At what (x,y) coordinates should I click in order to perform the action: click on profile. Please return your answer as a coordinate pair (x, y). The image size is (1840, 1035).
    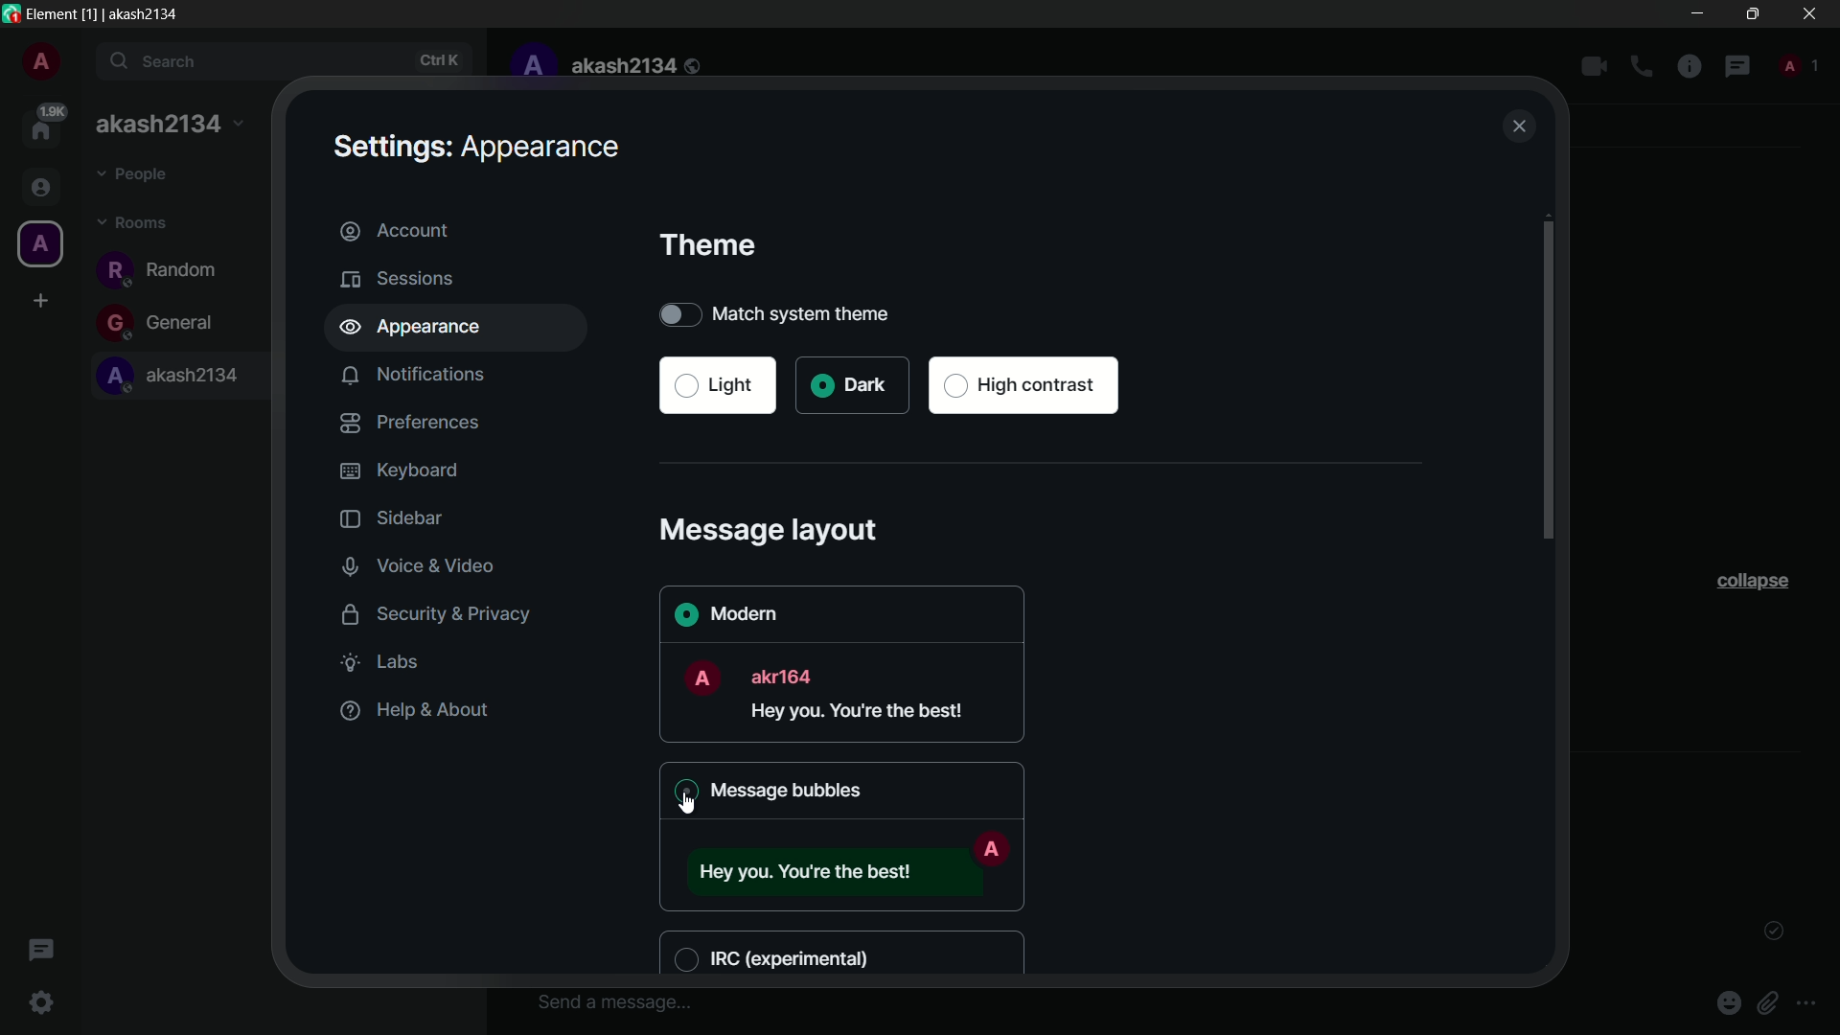
    Looking at the image, I should click on (40, 64).